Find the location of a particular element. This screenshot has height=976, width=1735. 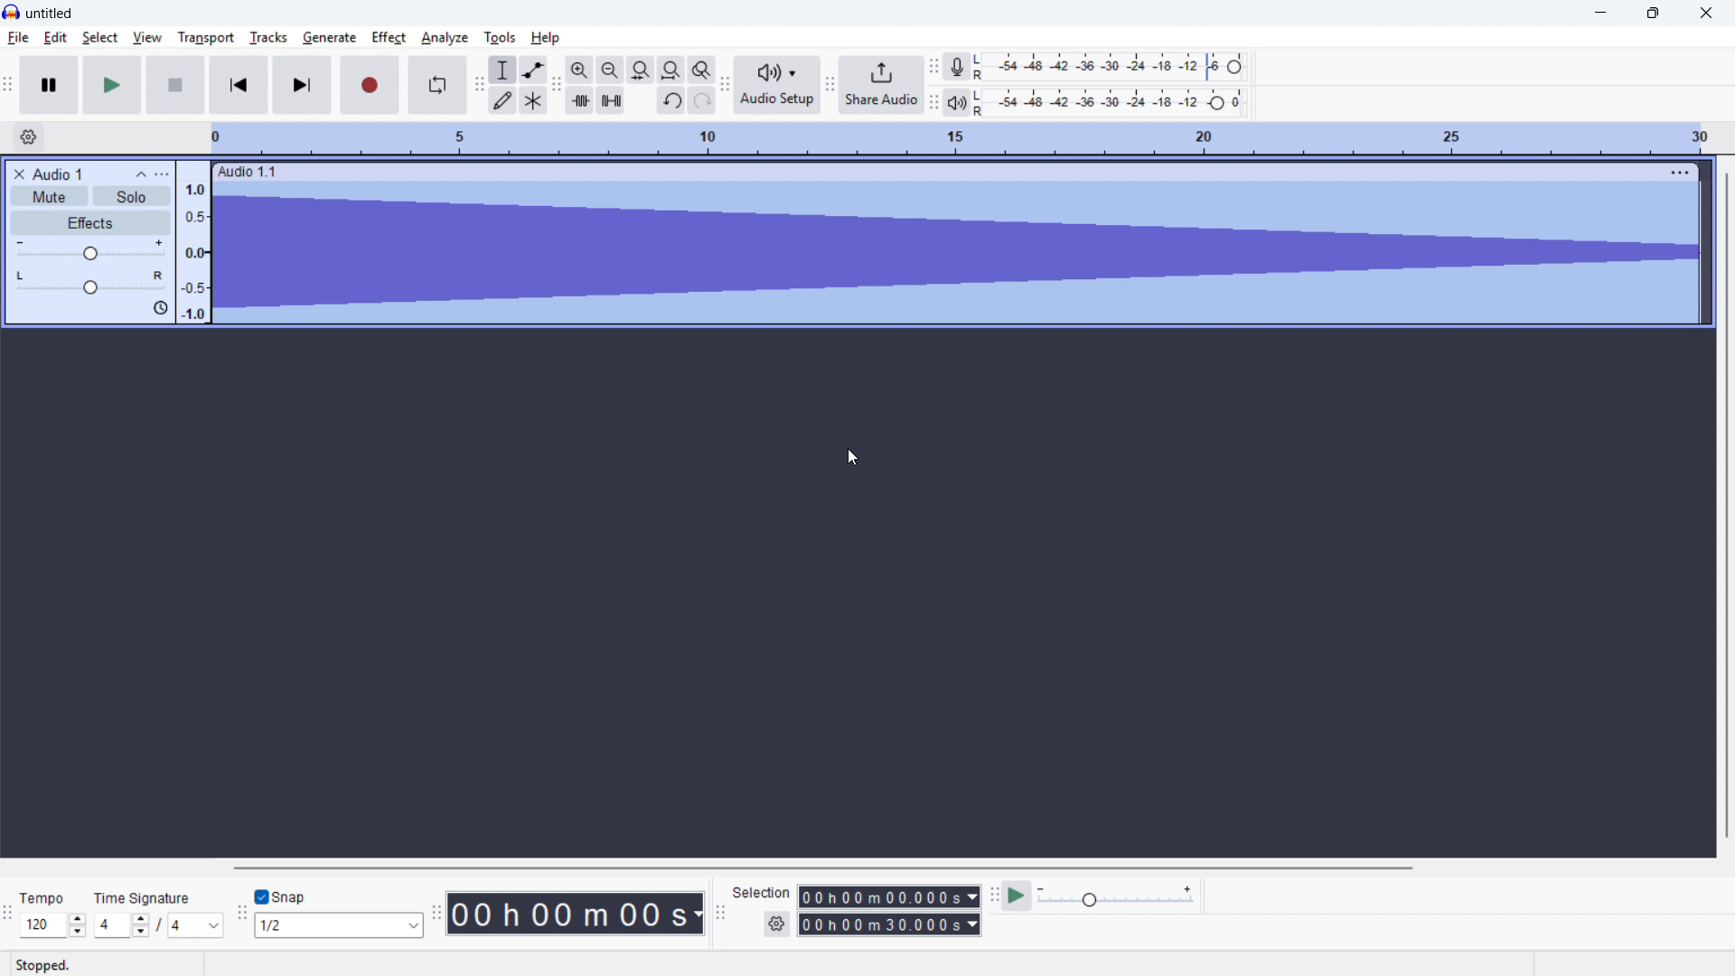

Timestamp  is located at coordinates (576, 914).